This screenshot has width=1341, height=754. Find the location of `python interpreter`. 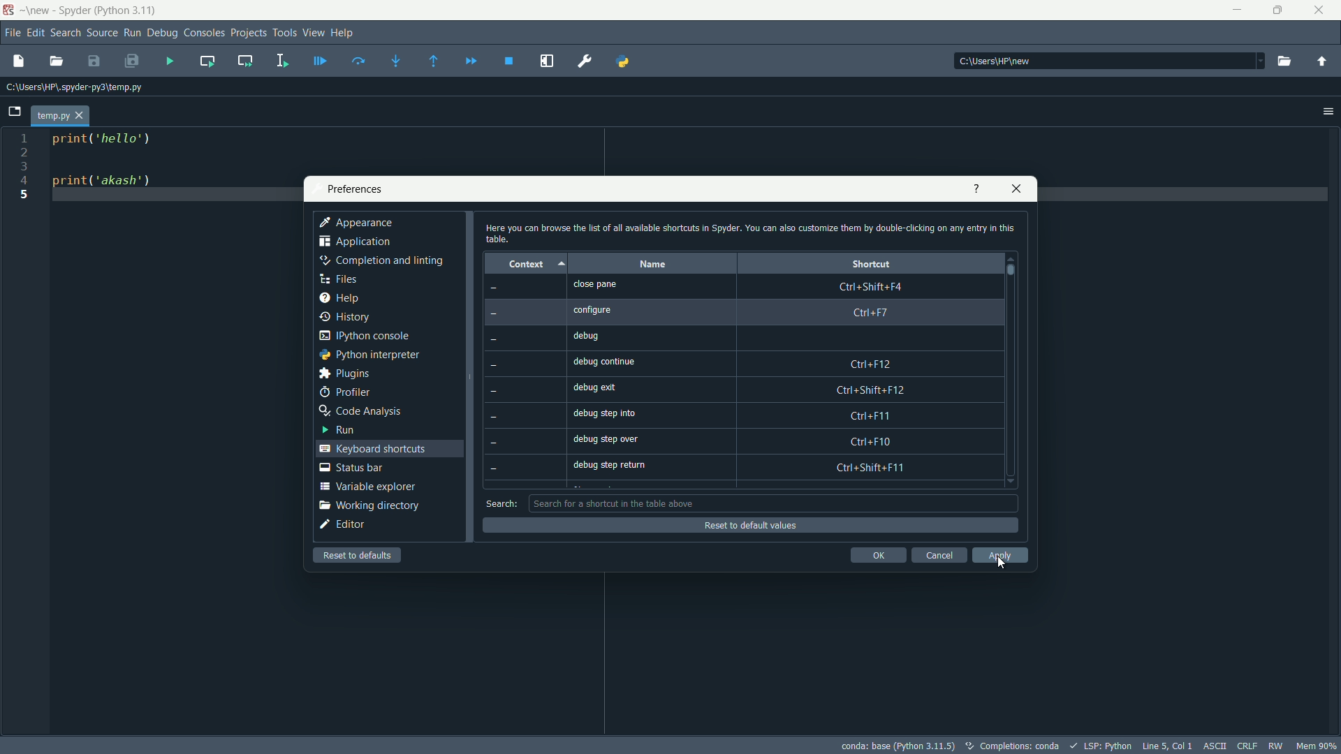

python interpreter is located at coordinates (367, 355).